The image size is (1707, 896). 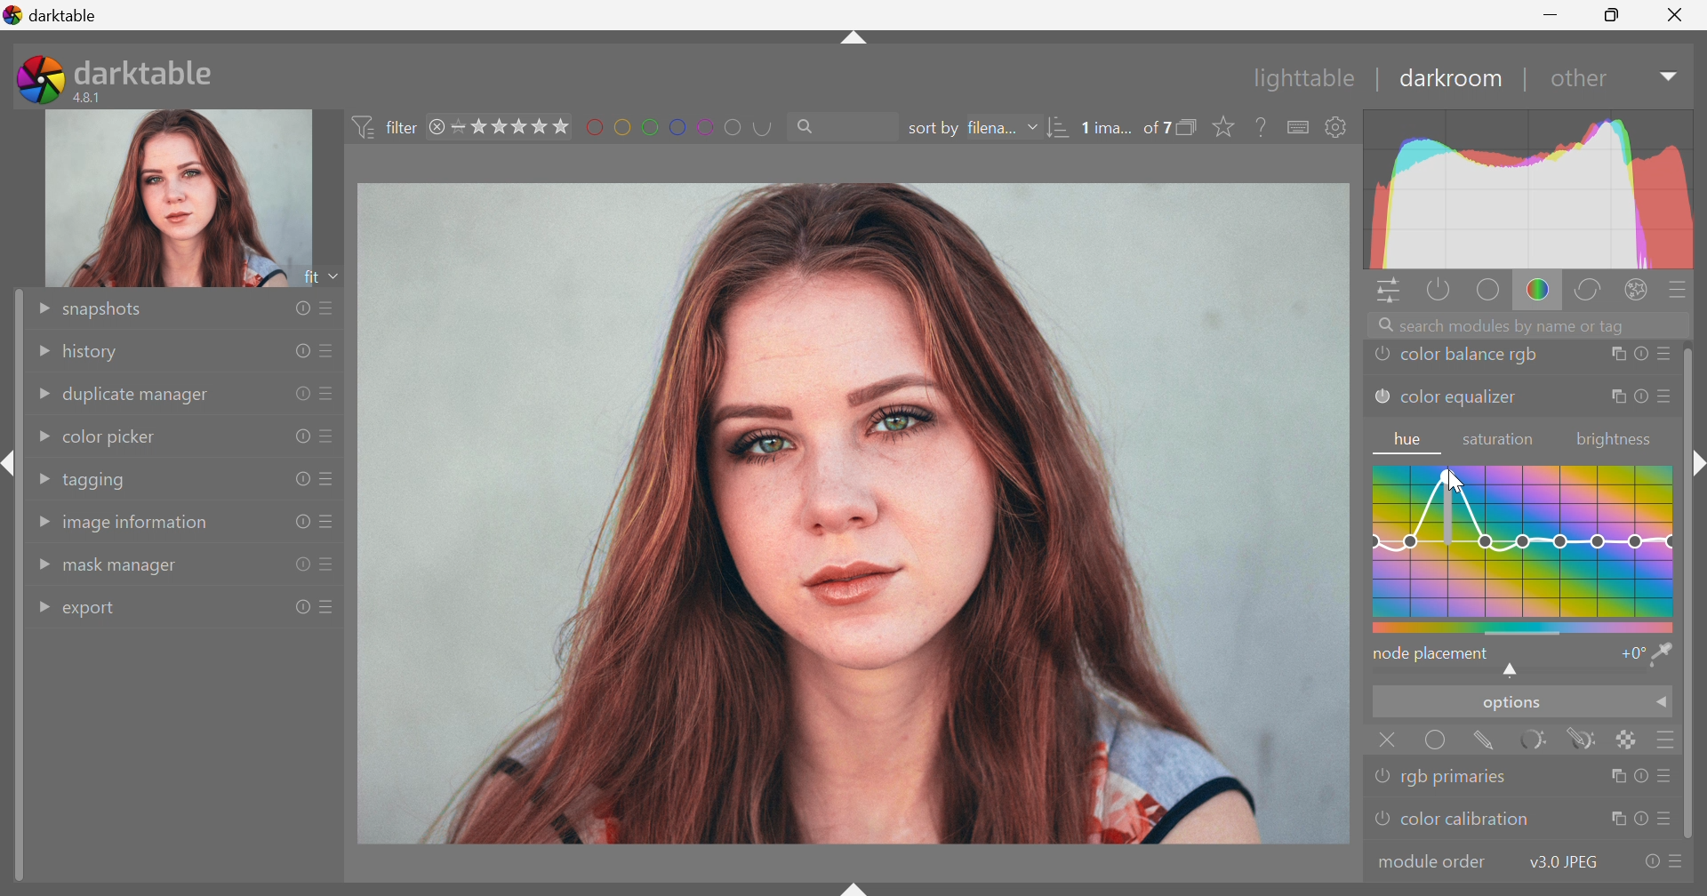 I want to click on darktable icon, so click(x=36, y=79).